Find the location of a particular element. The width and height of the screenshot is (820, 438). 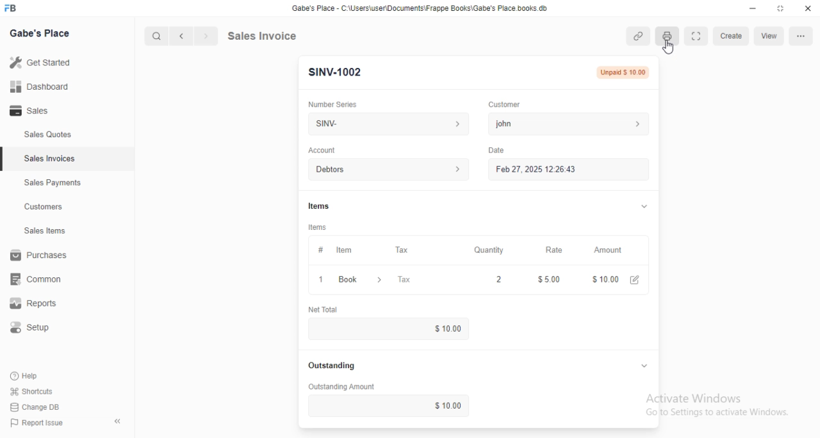

sales invoice is located at coordinates (263, 35).